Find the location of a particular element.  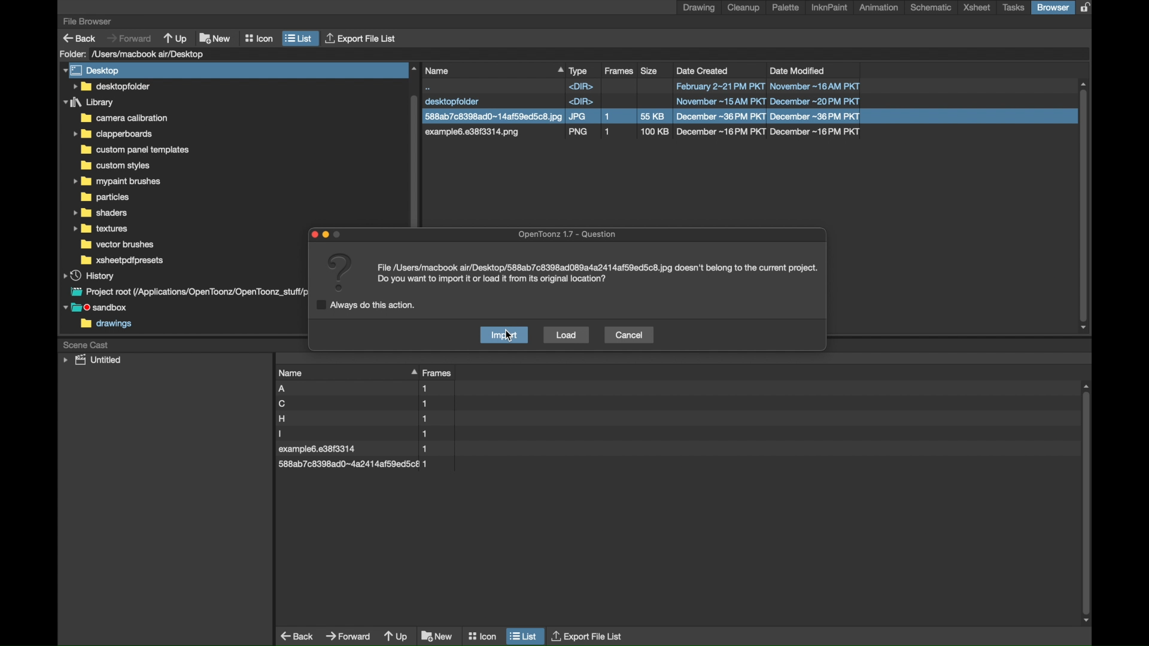

folder is located at coordinates (119, 245).